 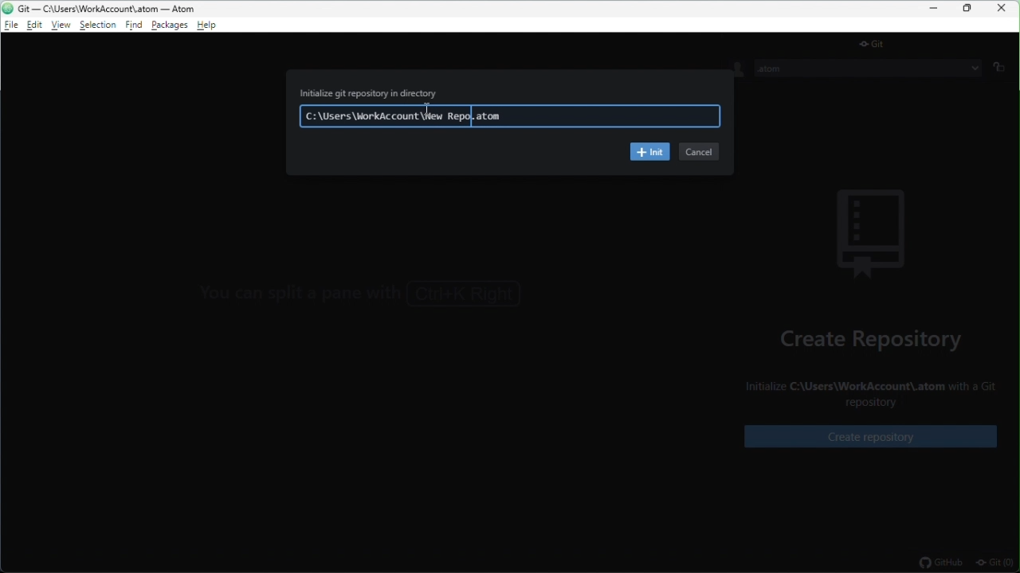 I want to click on github, so click(x=940, y=564).